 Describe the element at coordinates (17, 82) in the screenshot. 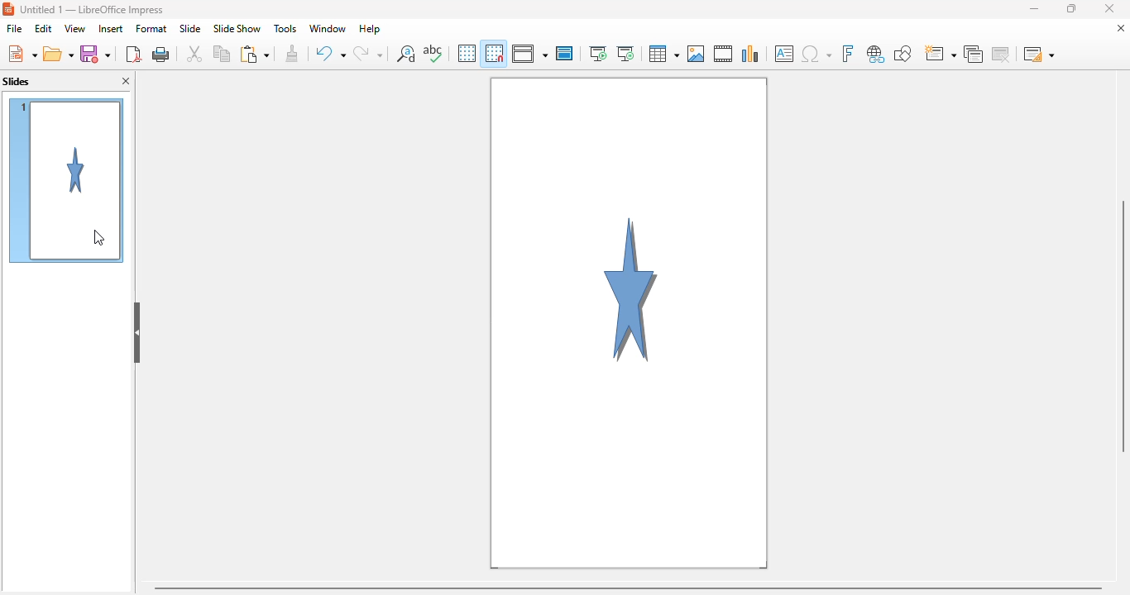

I see `slides` at that location.